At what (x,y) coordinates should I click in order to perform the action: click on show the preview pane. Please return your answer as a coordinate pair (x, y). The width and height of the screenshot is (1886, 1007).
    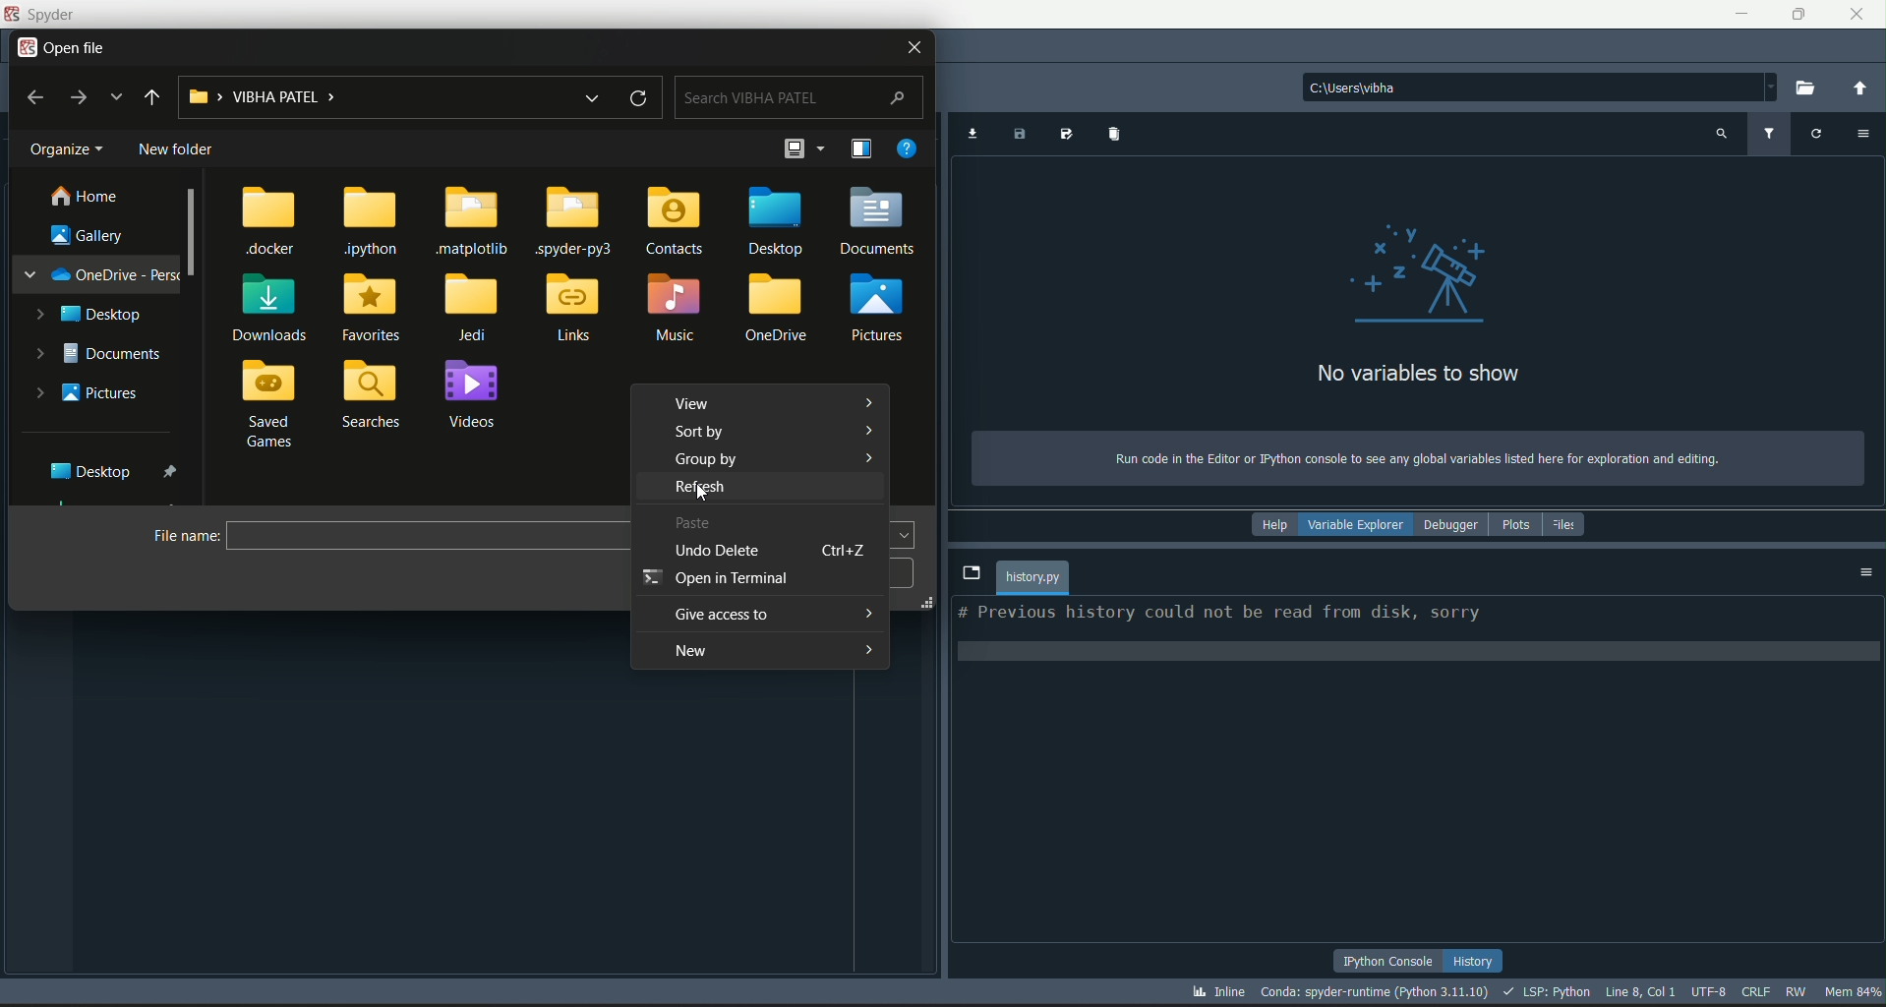
    Looking at the image, I should click on (861, 148).